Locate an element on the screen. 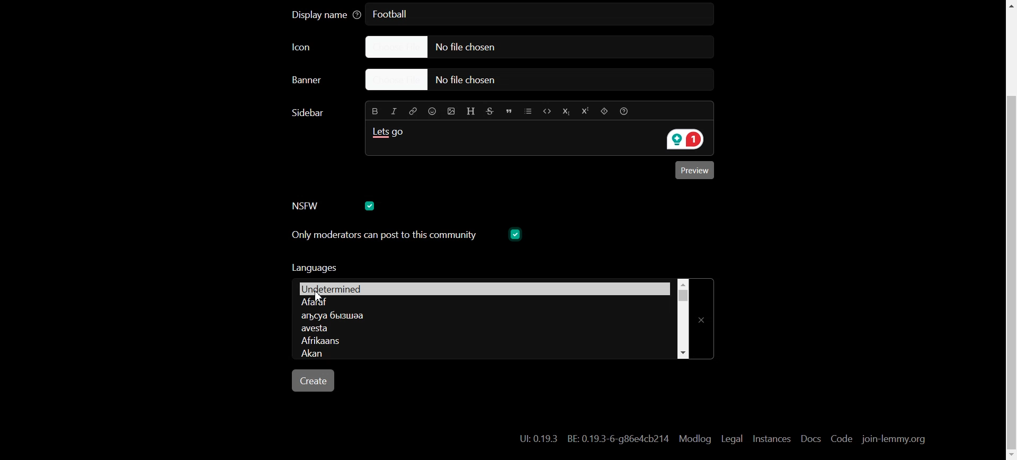 This screenshot has width=1017, height=460. grammarly is located at coordinates (682, 140).